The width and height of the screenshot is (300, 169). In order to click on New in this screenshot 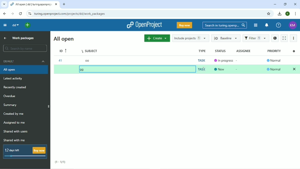, I will do `click(220, 69)`.